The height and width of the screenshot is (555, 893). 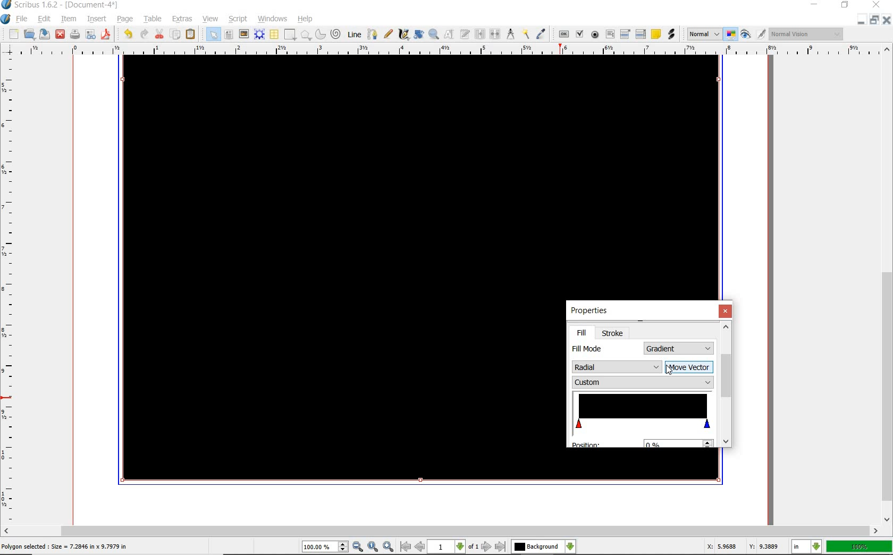 I want to click on close, so click(x=887, y=20).